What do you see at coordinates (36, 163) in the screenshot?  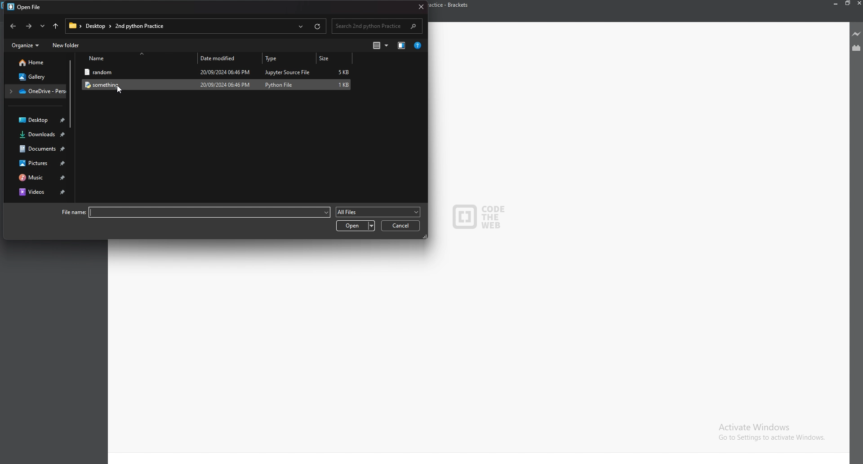 I see `pictures` at bounding box center [36, 163].